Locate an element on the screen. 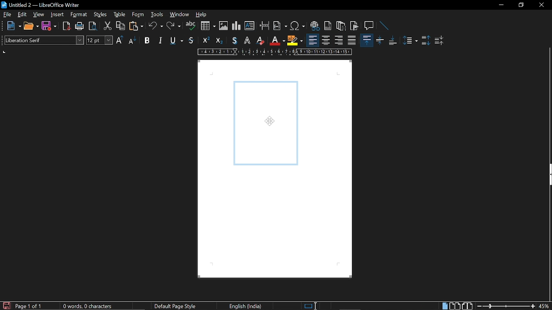 The height and width of the screenshot is (310, 552). windows is located at coordinates (179, 15).